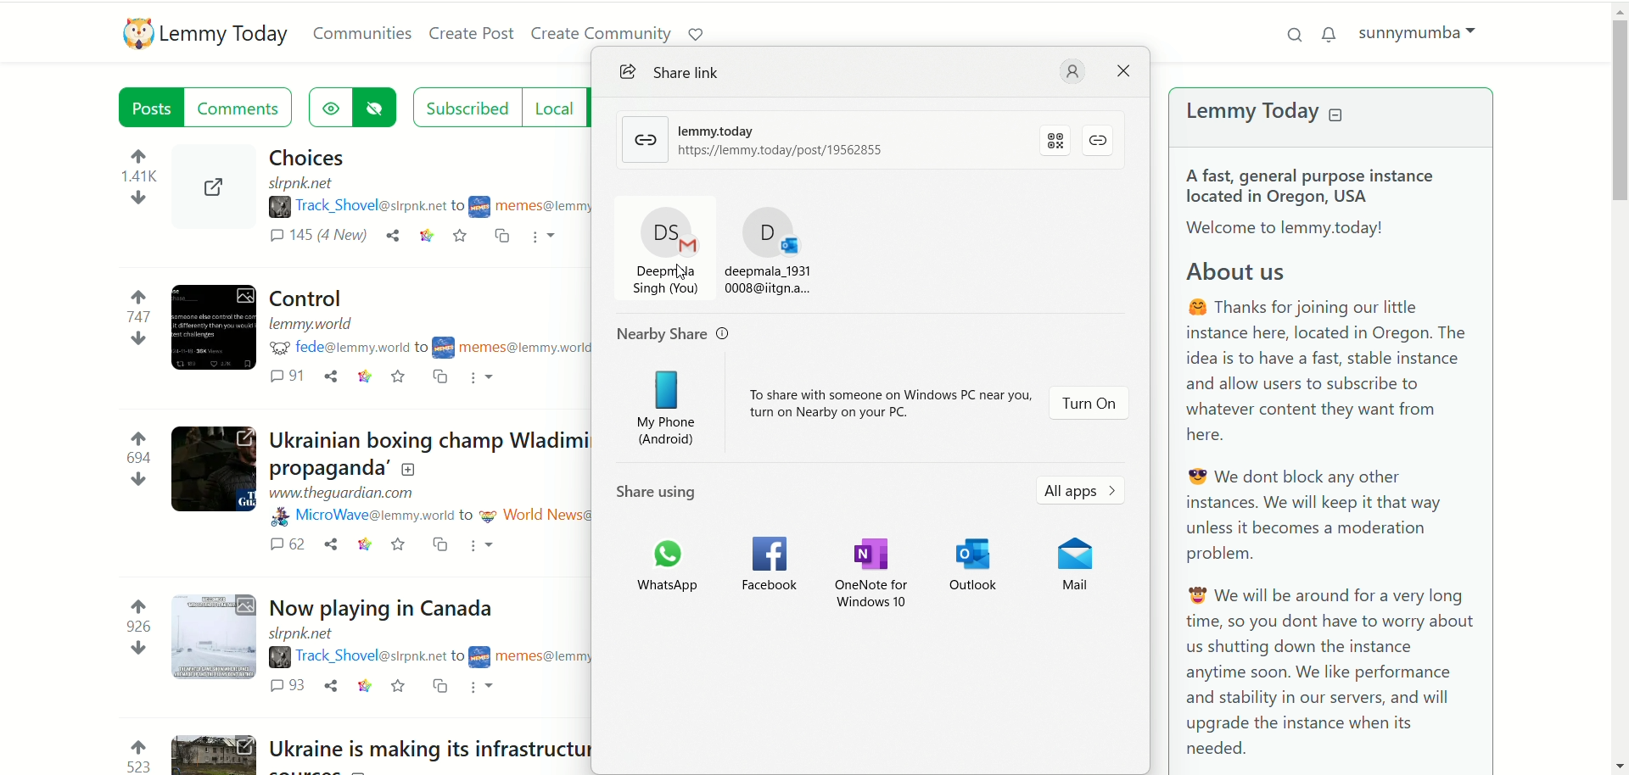  I want to click on URL, so click(304, 182).